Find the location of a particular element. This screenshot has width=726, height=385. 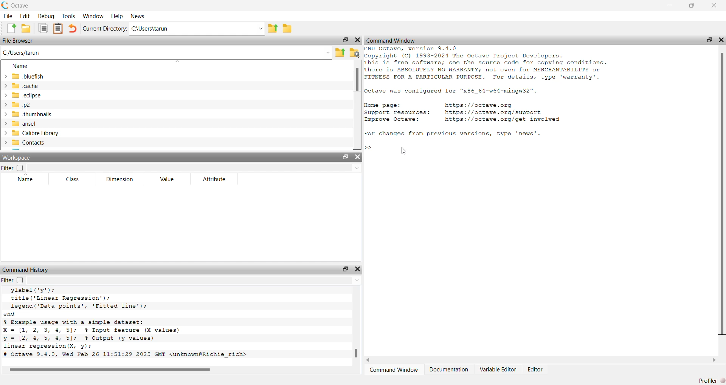

octave configuration is located at coordinates (456, 90).